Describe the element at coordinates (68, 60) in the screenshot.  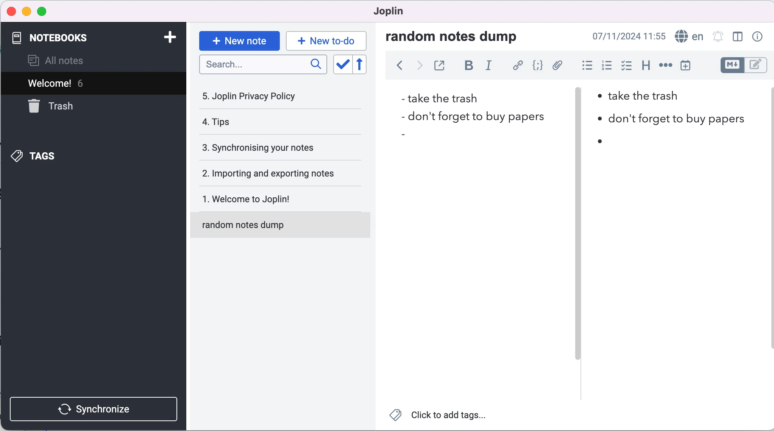
I see `all notes` at that location.